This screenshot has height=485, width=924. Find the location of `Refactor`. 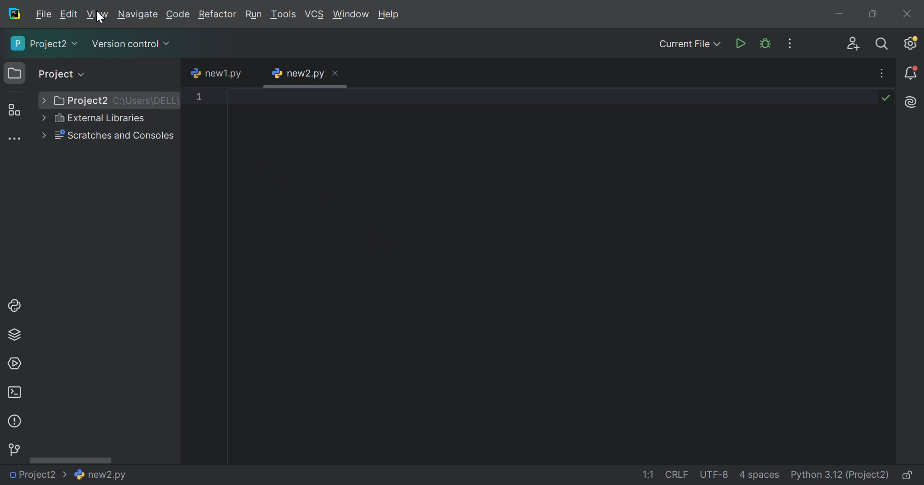

Refactor is located at coordinates (218, 14).